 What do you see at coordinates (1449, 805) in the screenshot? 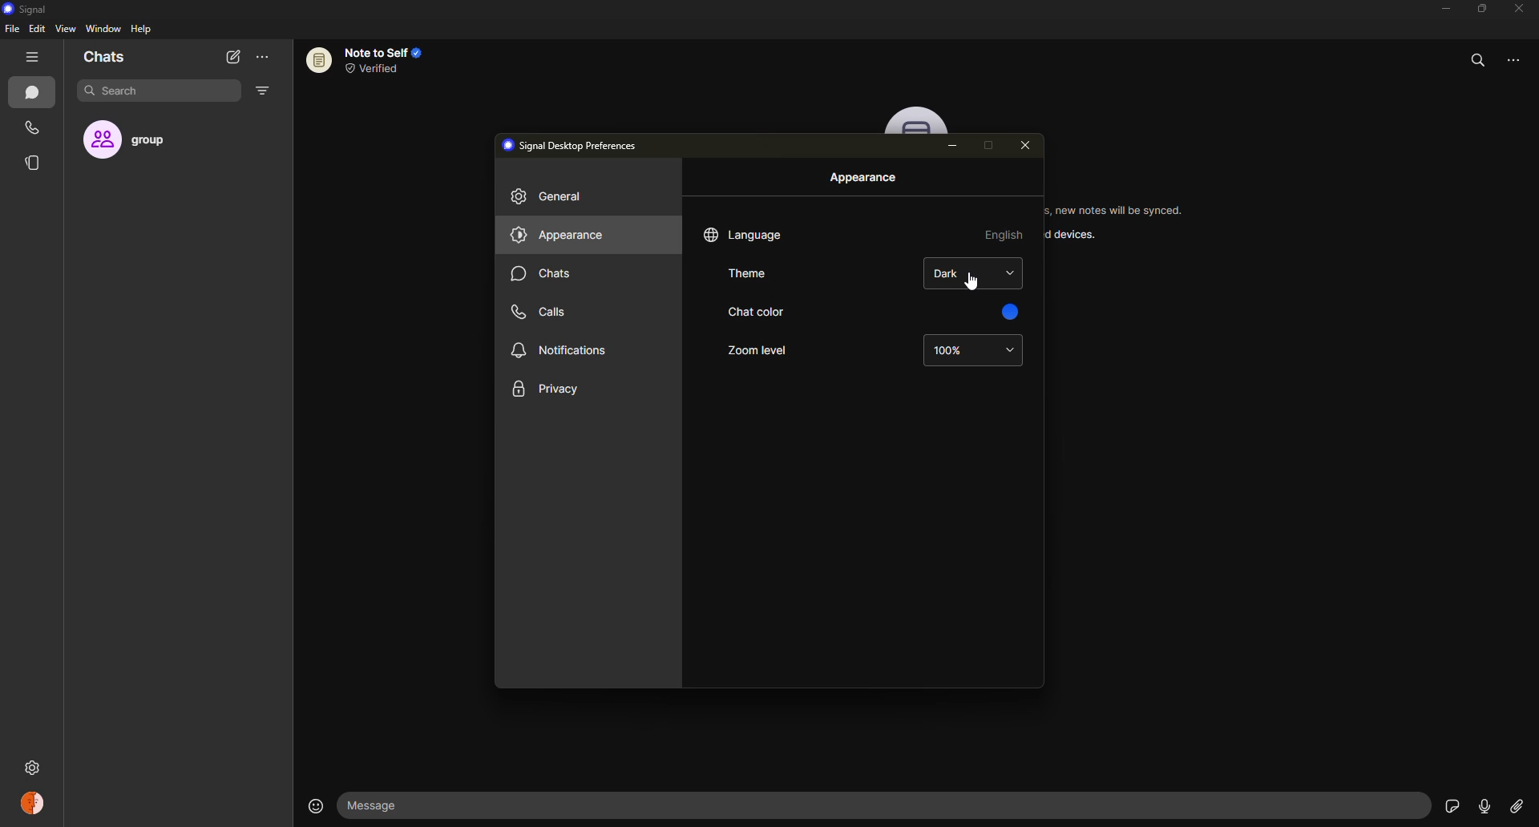
I see `stickers` at bounding box center [1449, 805].